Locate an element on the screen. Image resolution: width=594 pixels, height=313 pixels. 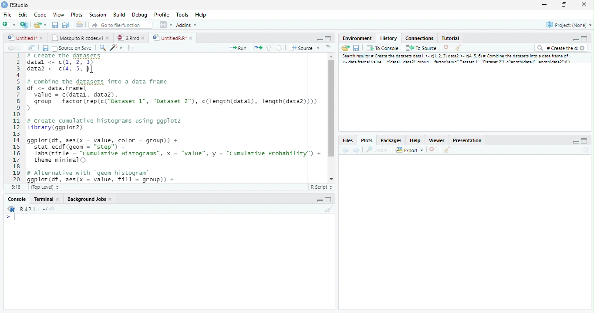
Show in the new window is located at coordinates (31, 48).